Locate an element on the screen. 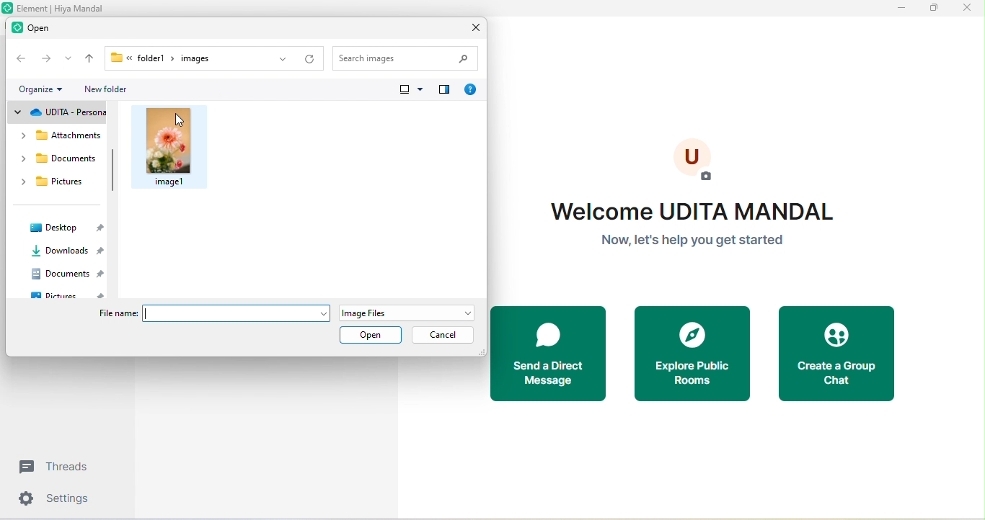  hide is located at coordinates (111, 171).